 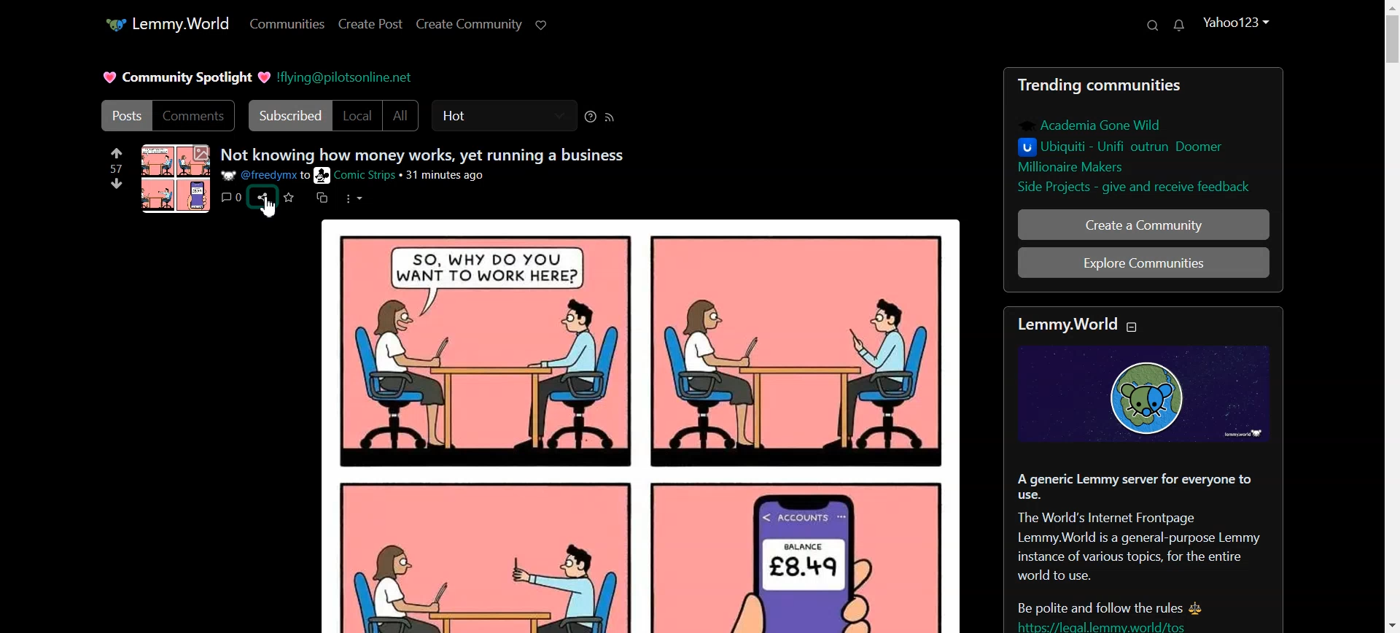 I want to click on Hyperlink, so click(x=354, y=176).